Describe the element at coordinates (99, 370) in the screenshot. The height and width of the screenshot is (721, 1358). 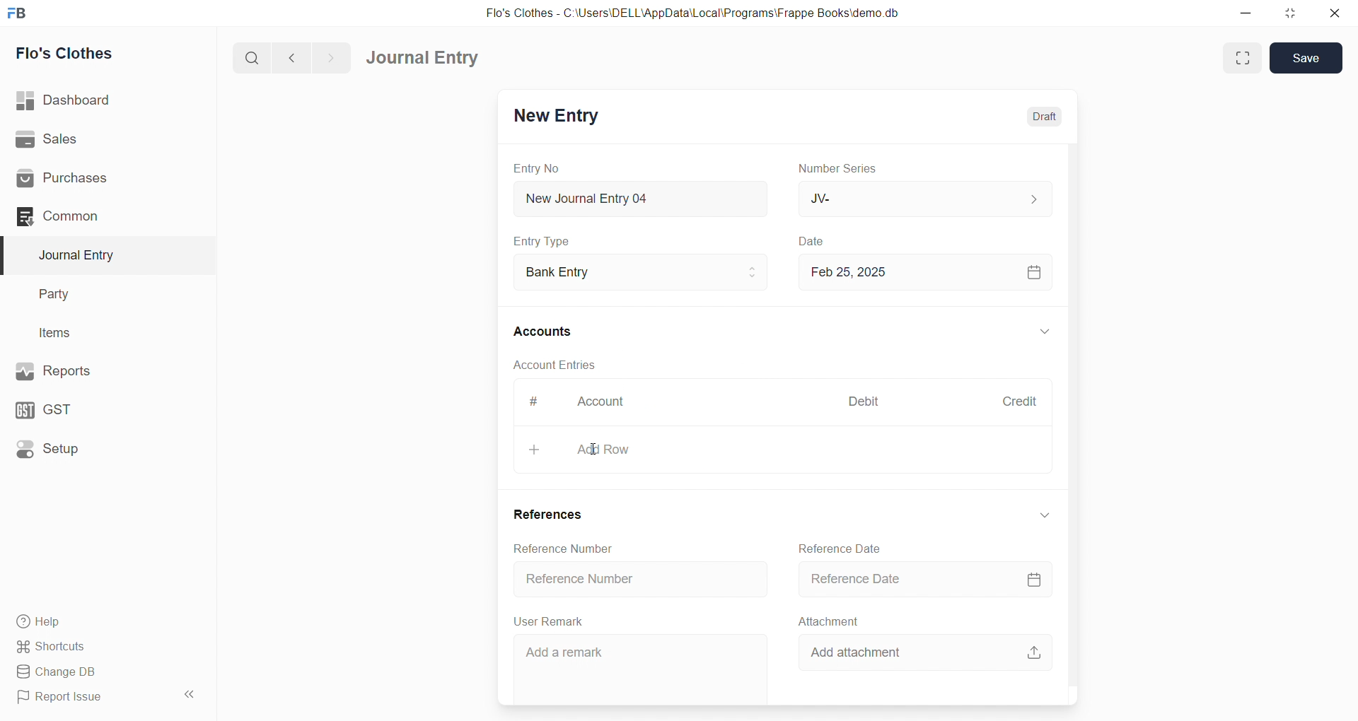
I see `Reports` at that location.